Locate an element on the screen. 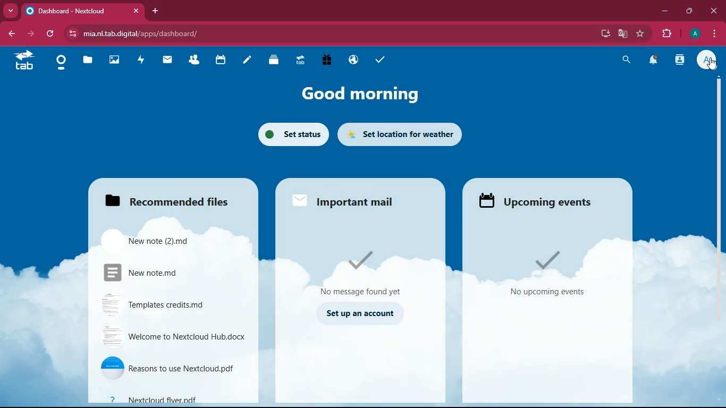 Image resolution: width=726 pixels, height=408 pixels. google translate is located at coordinates (622, 34).